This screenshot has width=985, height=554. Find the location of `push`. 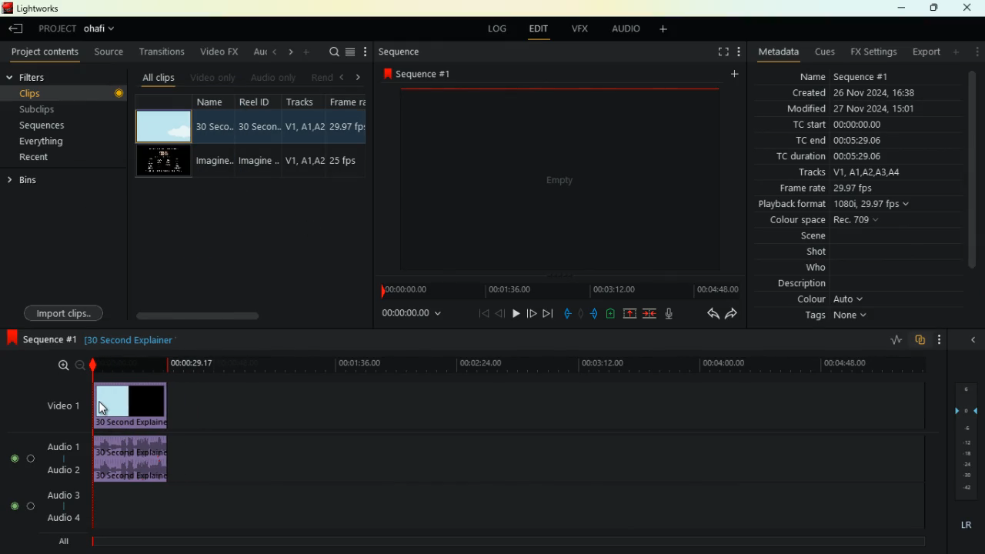

push is located at coordinates (595, 313).